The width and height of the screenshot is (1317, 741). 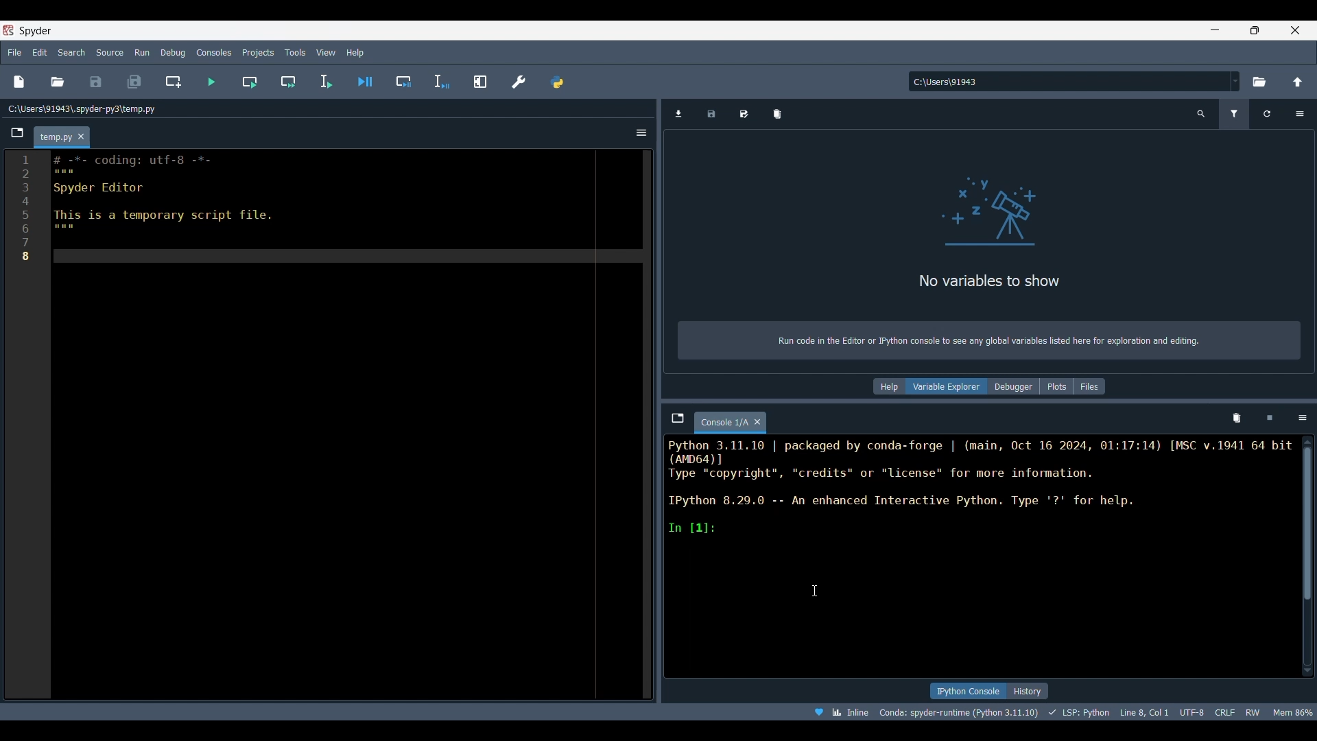 I want to click on programming language, so click(x=1081, y=711).